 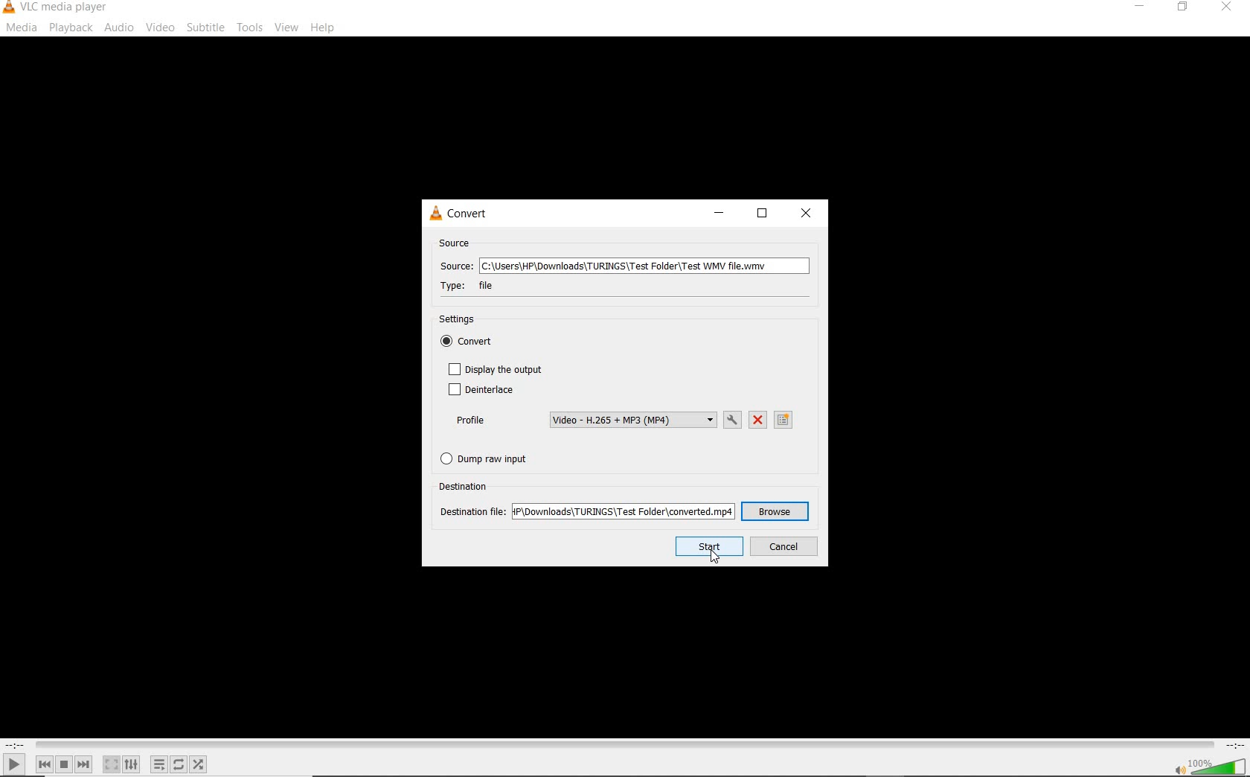 What do you see at coordinates (708, 547) in the screenshot?
I see `start` at bounding box center [708, 547].